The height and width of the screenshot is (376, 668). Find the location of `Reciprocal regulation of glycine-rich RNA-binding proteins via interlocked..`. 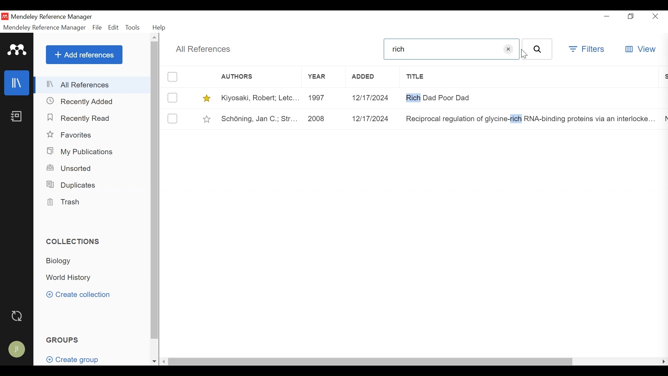

Reciprocal regulation of glycine-rich RNA-binding proteins via interlocked.. is located at coordinates (531, 118).